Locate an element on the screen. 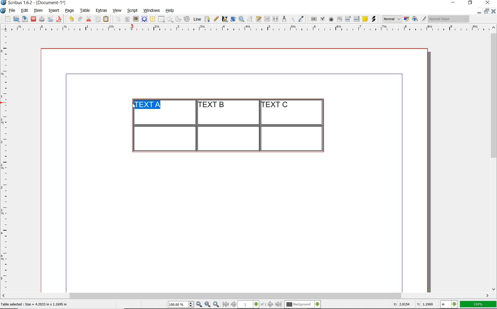  save as pdf is located at coordinates (60, 19).